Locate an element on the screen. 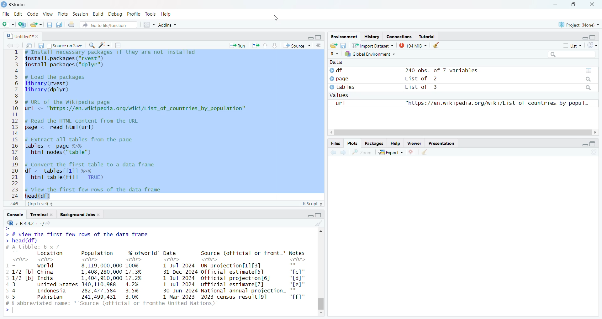  <chr>1 Jul 2024 31 Dec 2024 1 Jul 2024 1 Jul 2024 30 Jun 2024 1 Mar 2023 is located at coordinates (178, 278).